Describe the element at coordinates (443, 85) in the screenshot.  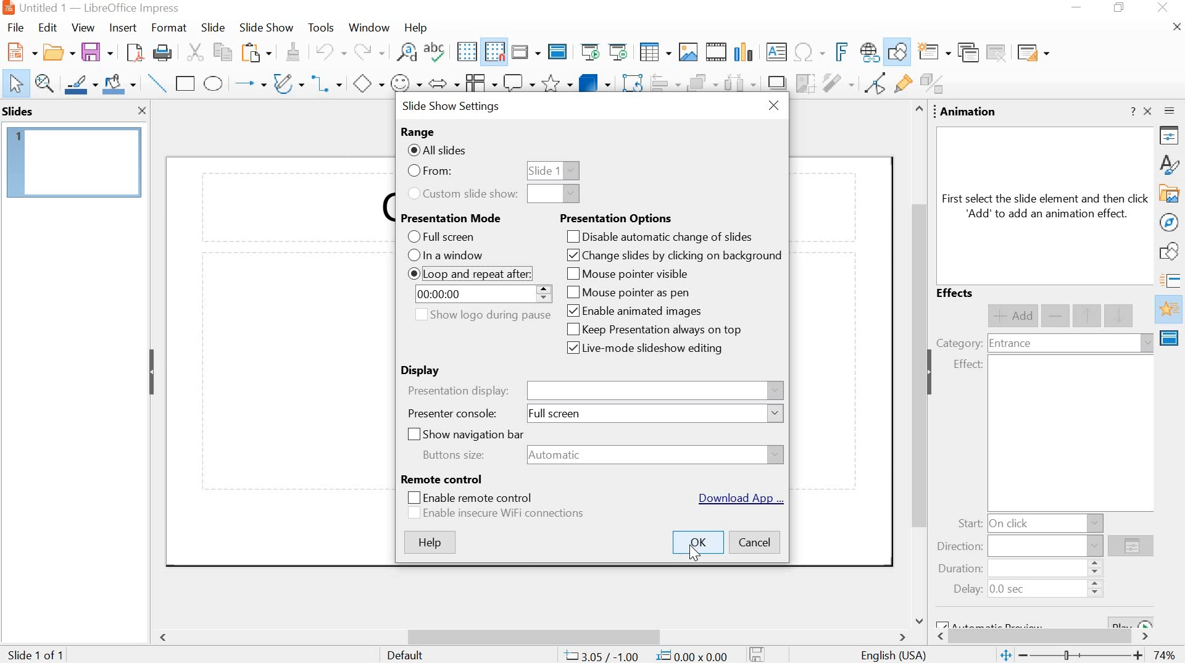
I see `block arrows` at that location.